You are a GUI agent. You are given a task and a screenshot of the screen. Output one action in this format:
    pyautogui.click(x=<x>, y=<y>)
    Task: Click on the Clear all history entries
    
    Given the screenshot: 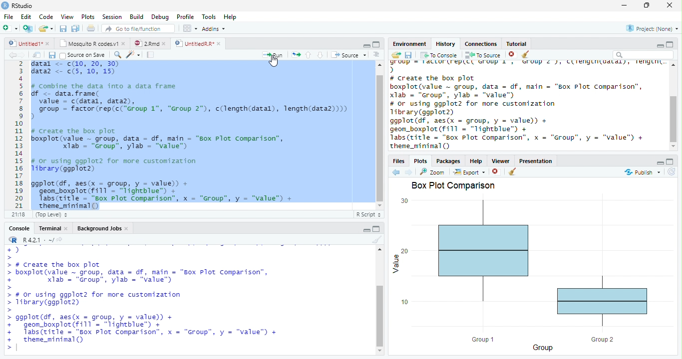 What is the action you would take?
    pyautogui.click(x=526, y=54)
    